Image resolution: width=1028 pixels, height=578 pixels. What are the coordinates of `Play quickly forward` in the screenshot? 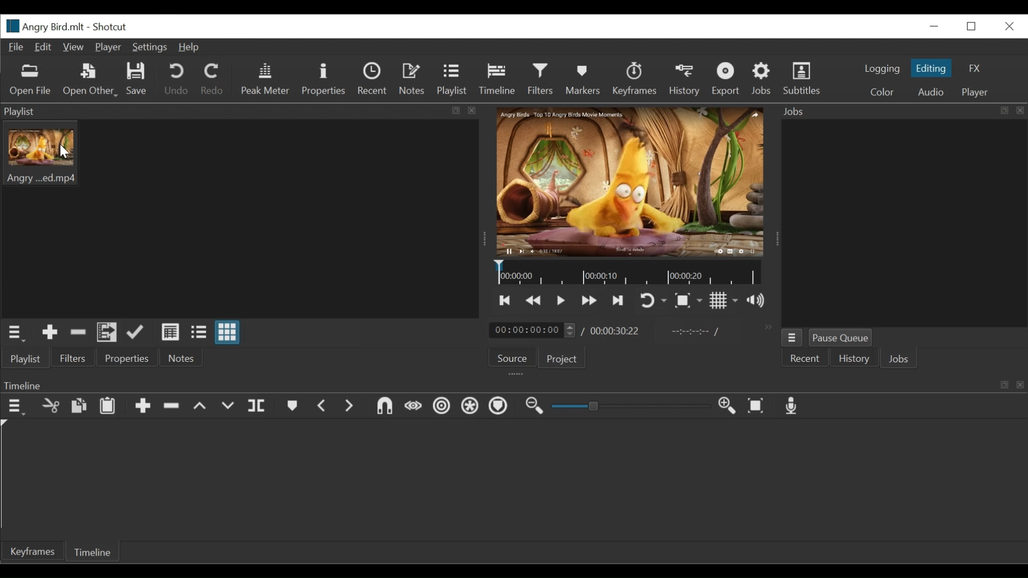 It's located at (534, 300).